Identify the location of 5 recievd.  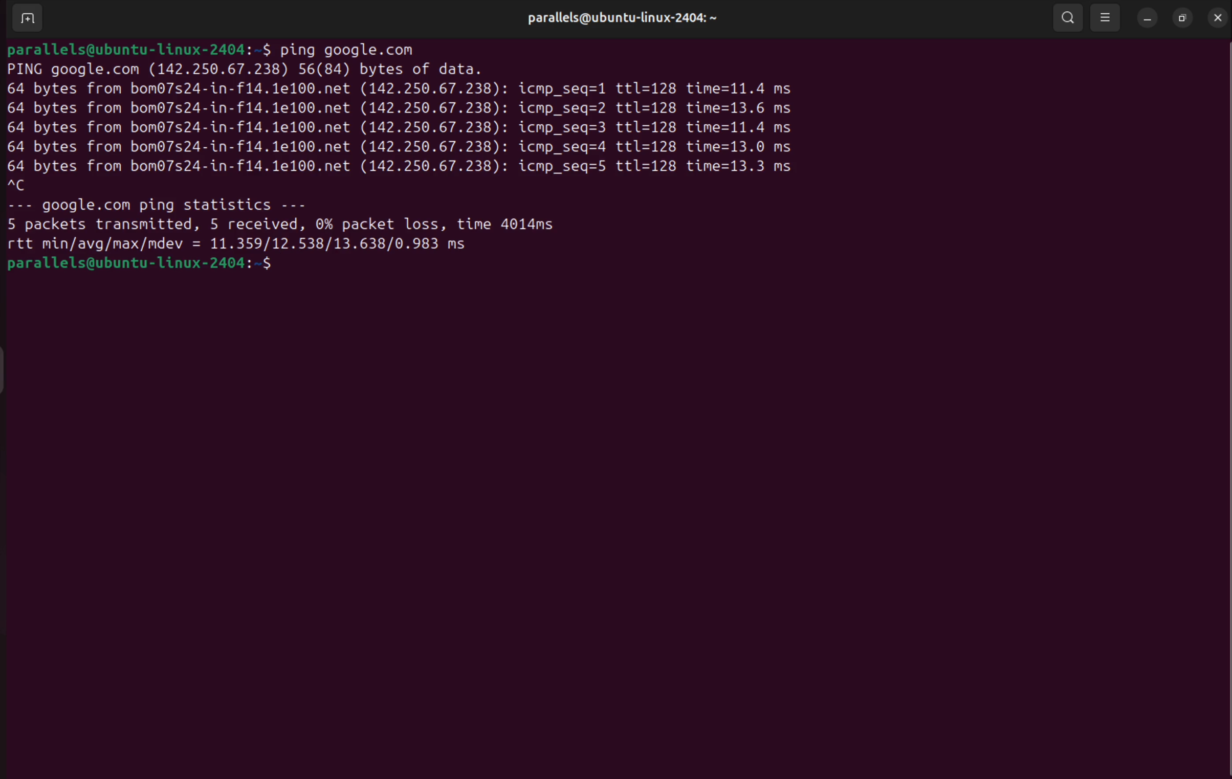
(257, 226).